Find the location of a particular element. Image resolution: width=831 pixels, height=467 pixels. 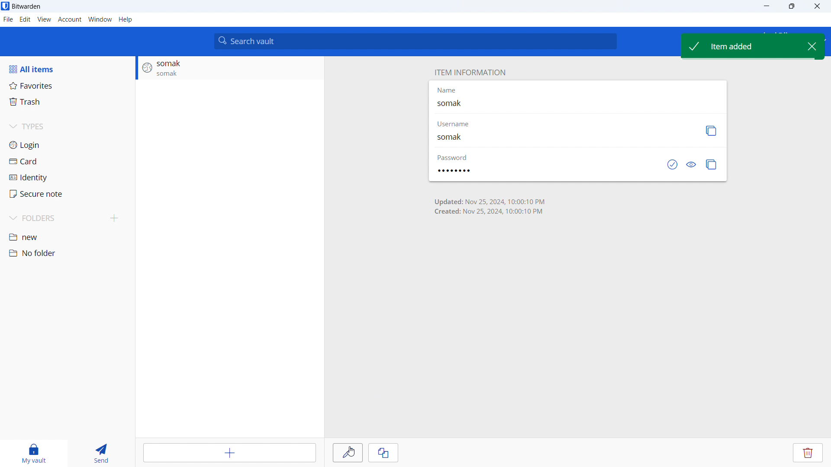

send is located at coordinates (100, 453).